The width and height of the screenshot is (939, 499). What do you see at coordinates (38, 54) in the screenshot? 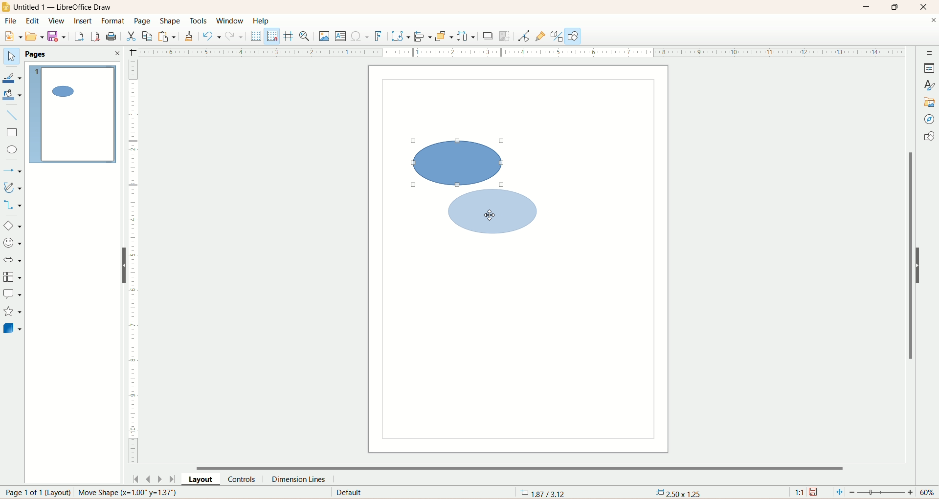
I see `pages` at bounding box center [38, 54].